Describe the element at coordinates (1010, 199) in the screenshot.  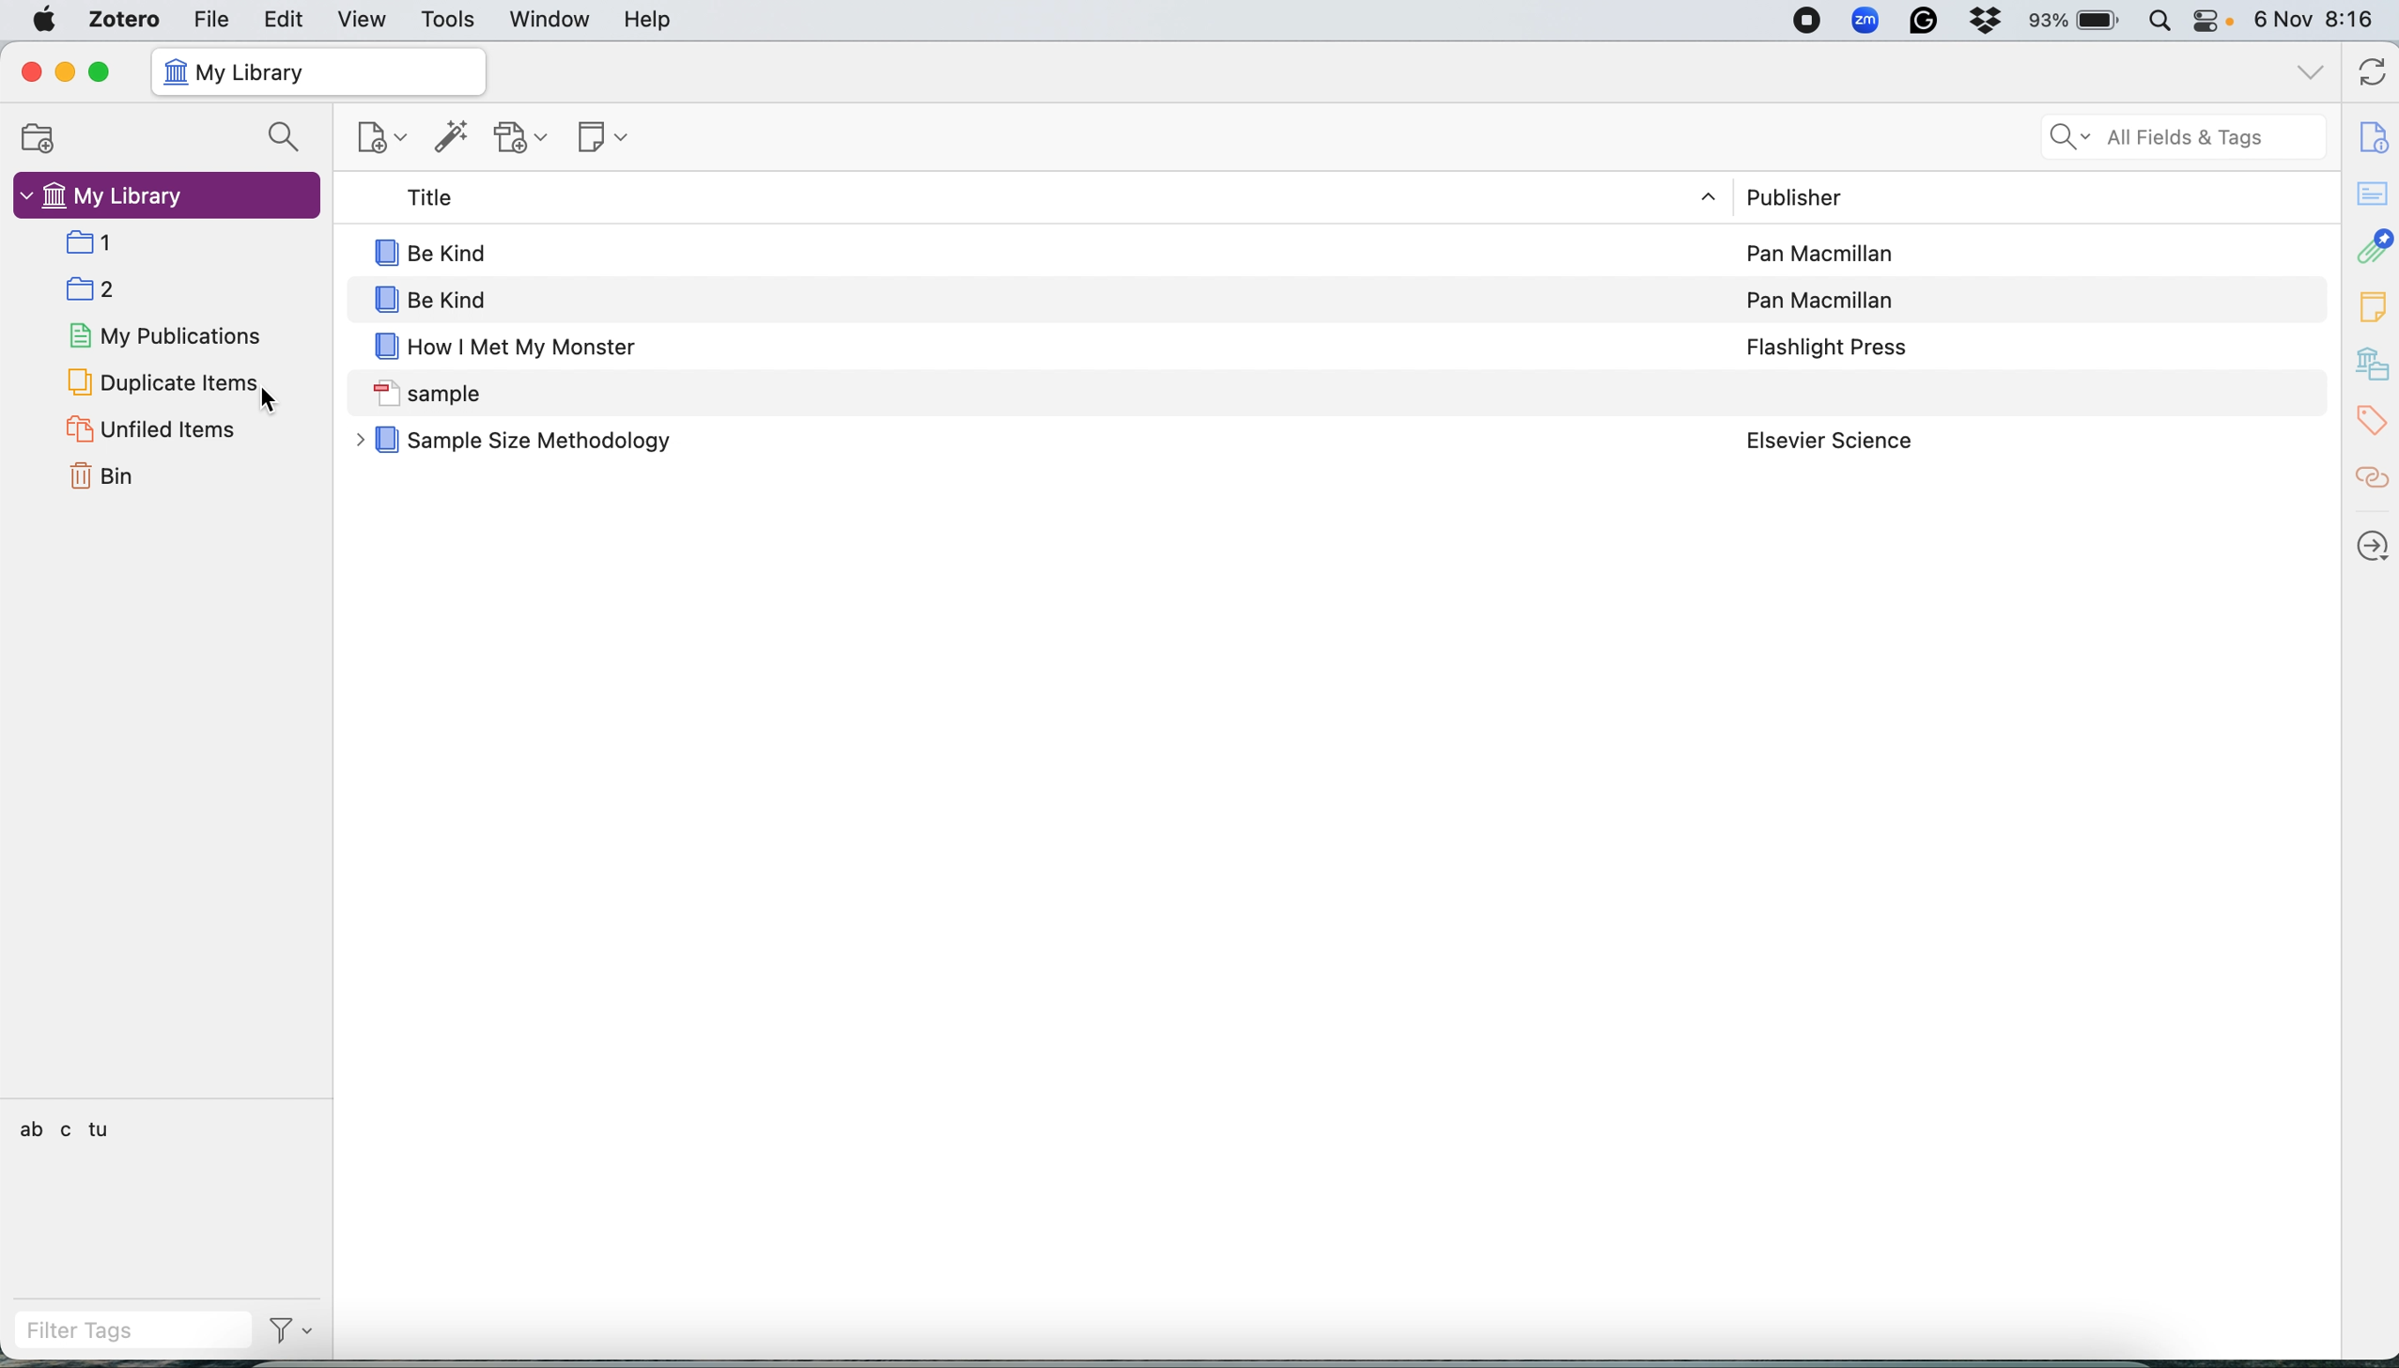
I see `title` at that location.